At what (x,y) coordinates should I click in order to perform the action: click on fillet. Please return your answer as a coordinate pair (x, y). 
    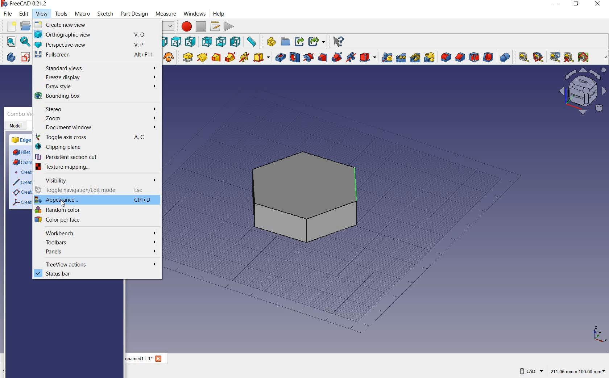
    Looking at the image, I should click on (21, 153).